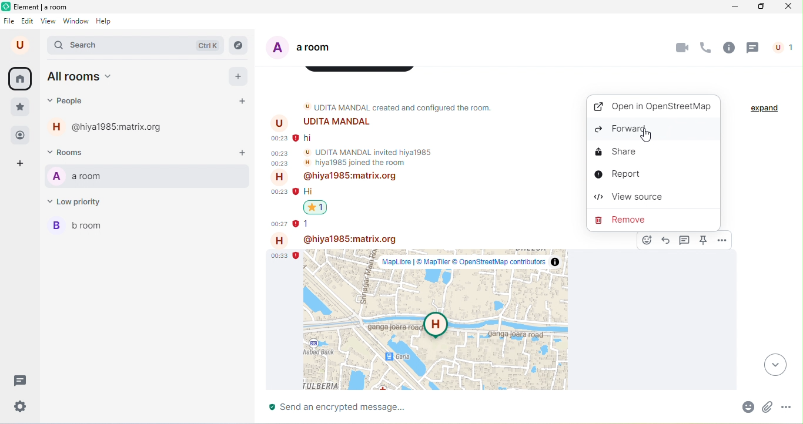 The width and height of the screenshot is (803, 424). What do you see at coordinates (765, 109) in the screenshot?
I see `expand` at bounding box center [765, 109].